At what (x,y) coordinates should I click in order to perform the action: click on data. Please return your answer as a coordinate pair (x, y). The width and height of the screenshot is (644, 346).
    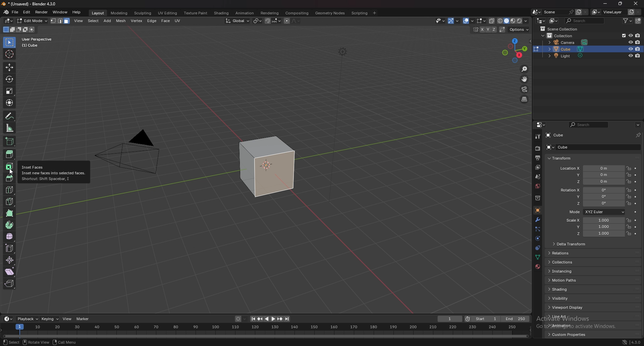
    Looking at the image, I should click on (537, 258).